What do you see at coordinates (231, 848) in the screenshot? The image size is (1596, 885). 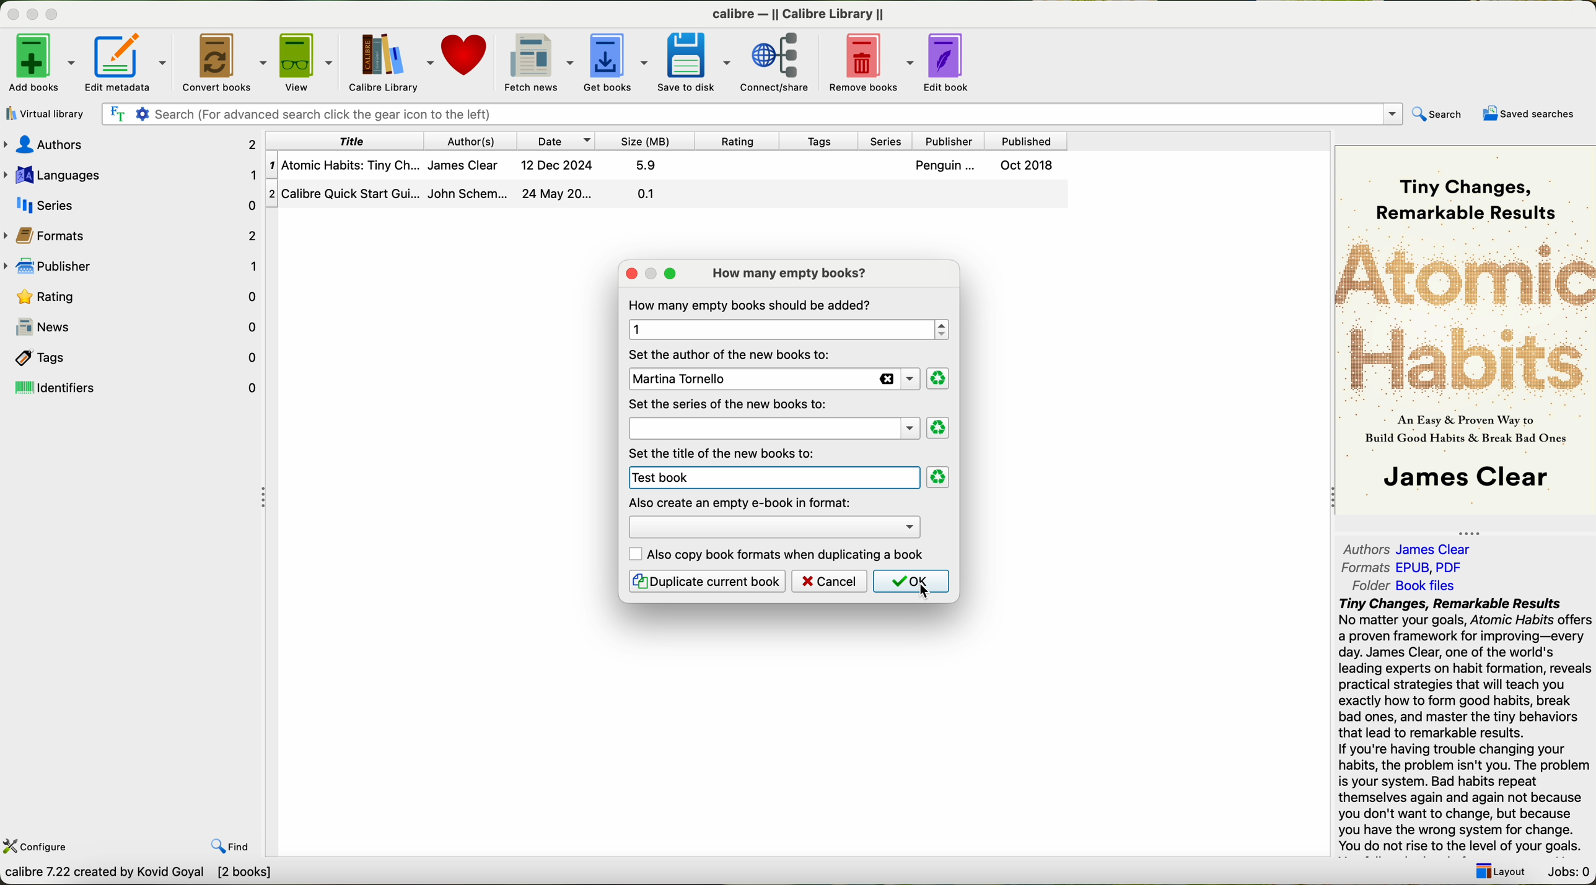 I see `find` at bounding box center [231, 848].